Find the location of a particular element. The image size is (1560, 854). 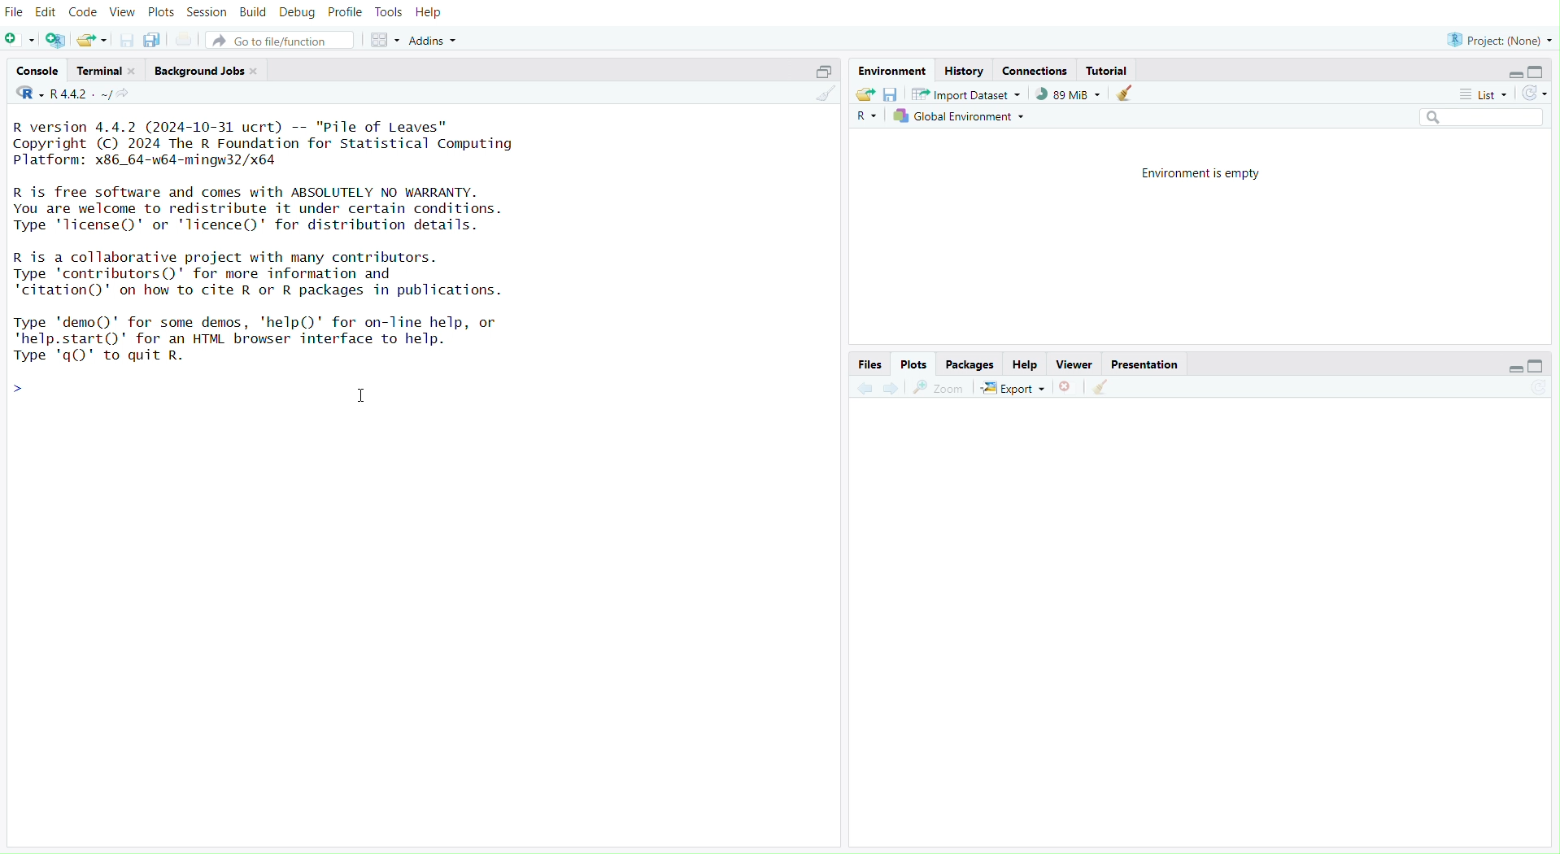

Save workspace as is located at coordinates (891, 94).